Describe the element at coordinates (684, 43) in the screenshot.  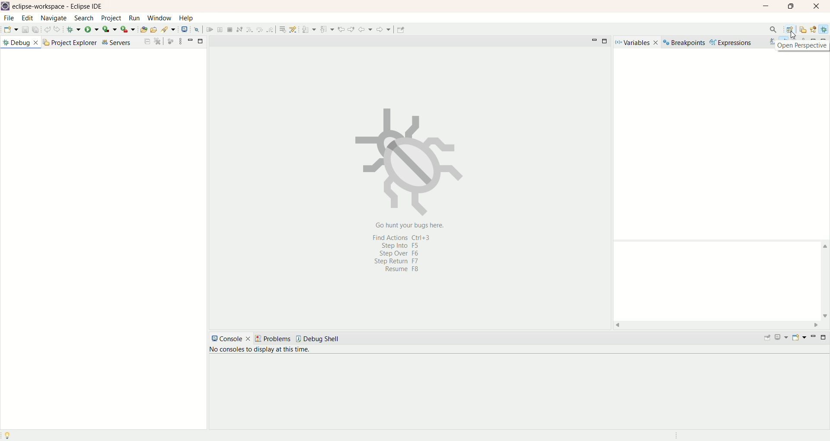
I see `breakpoints` at that location.